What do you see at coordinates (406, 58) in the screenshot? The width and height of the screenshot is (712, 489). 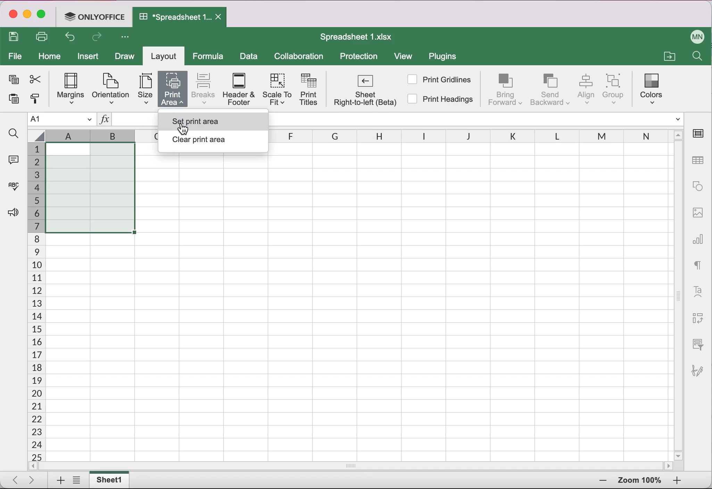 I see `view` at bounding box center [406, 58].